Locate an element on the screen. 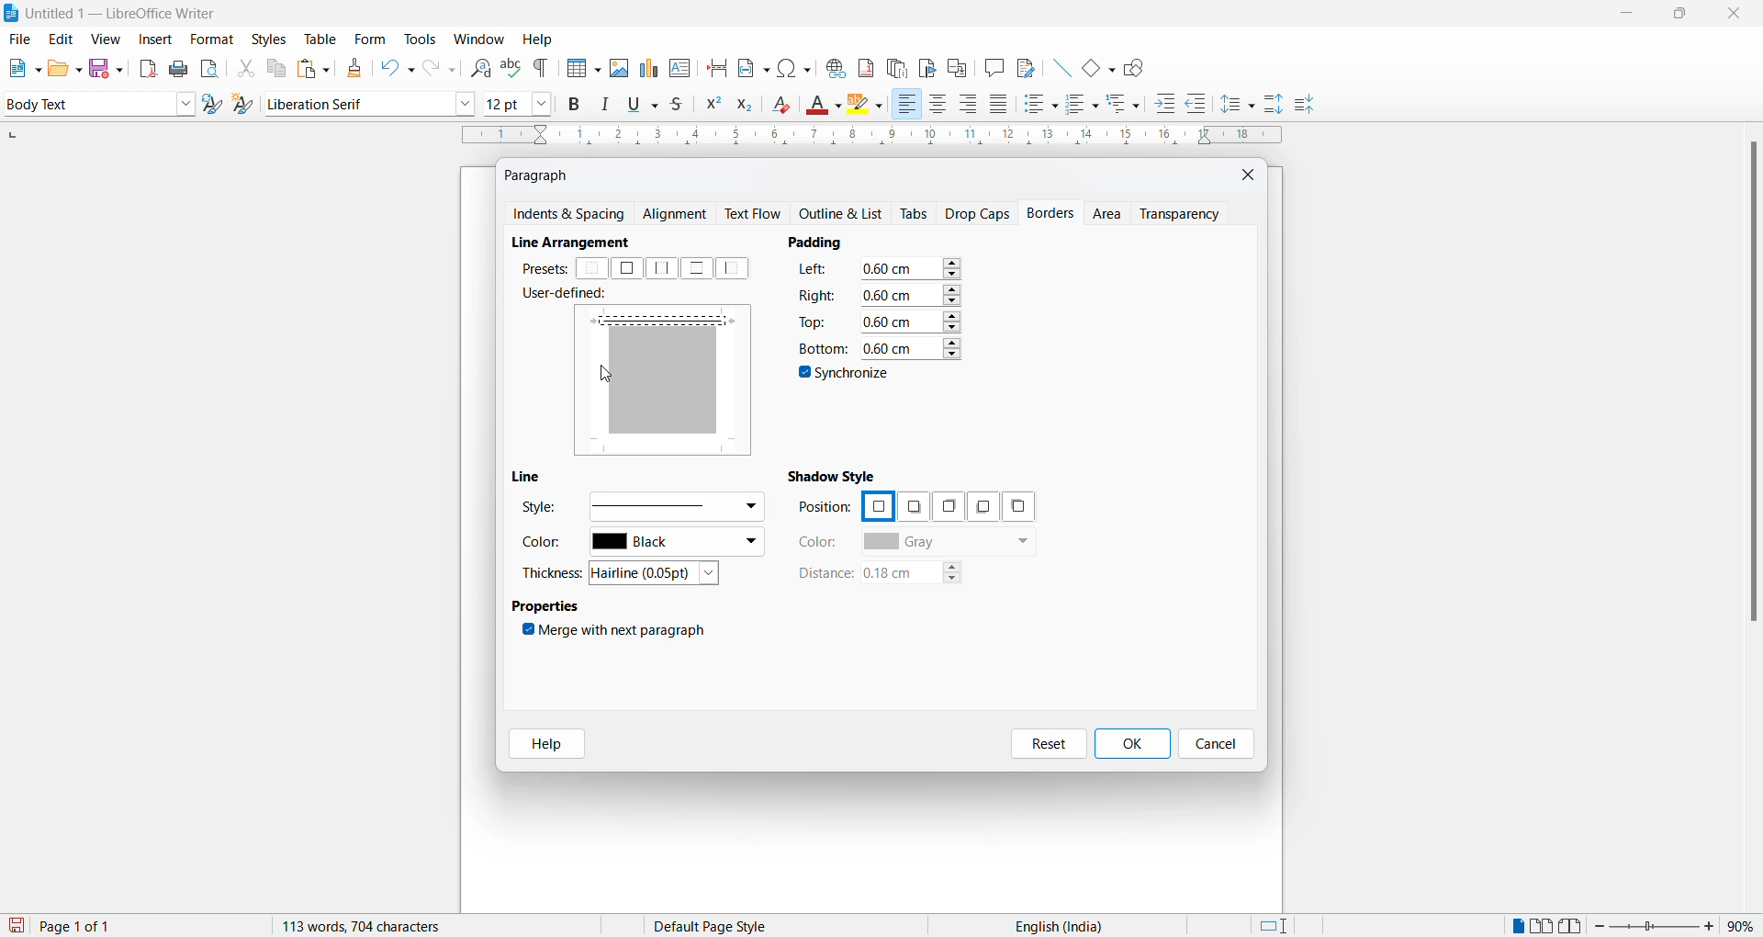  zoom percentage is located at coordinates (1745, 924).